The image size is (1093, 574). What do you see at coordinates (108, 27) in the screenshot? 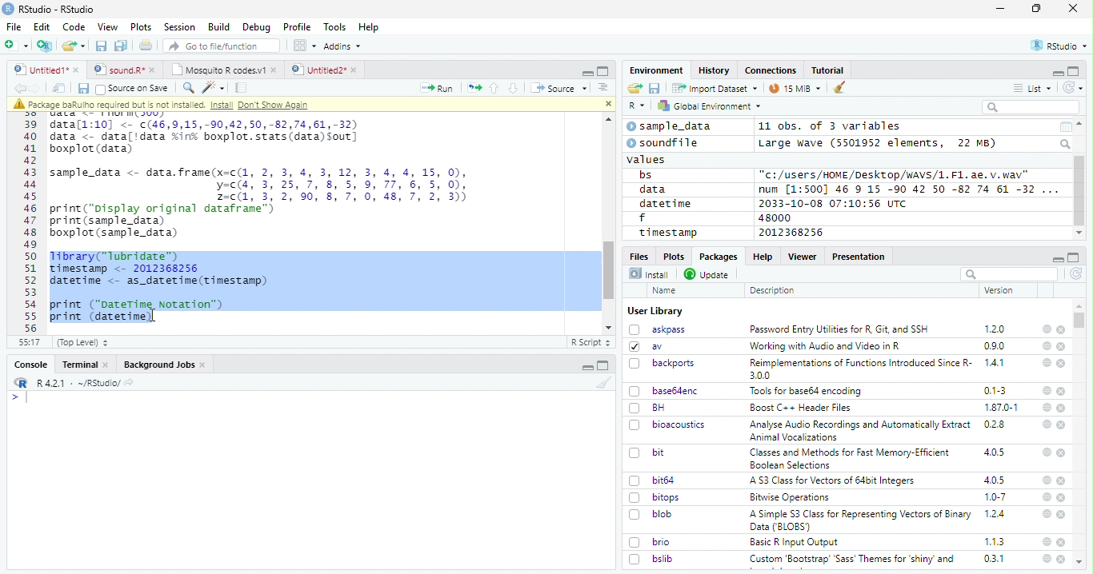
I see `View` at bounding box center [108, 27].